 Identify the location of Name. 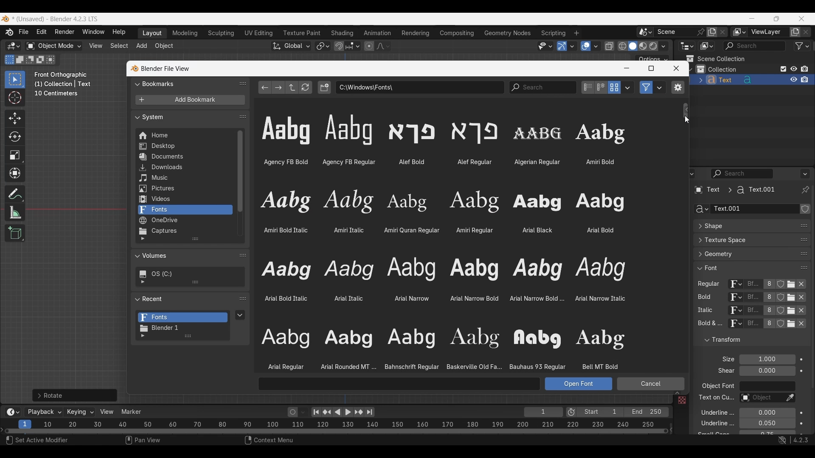
(754, 209).